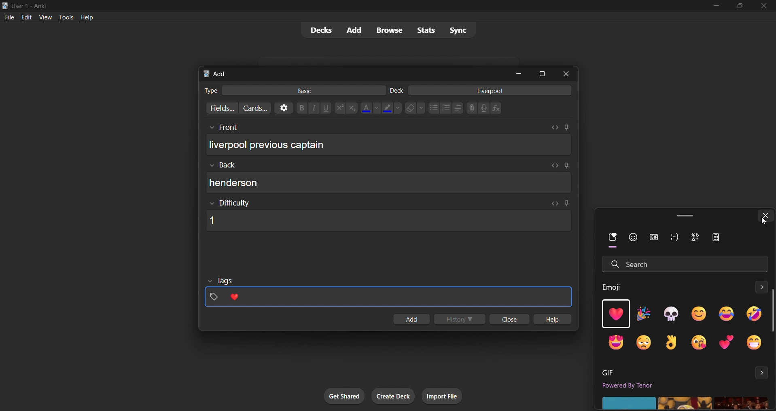 The width and height of the screenshot is (776, 411). I want to click on recent emoji filter, so click(607, 241).